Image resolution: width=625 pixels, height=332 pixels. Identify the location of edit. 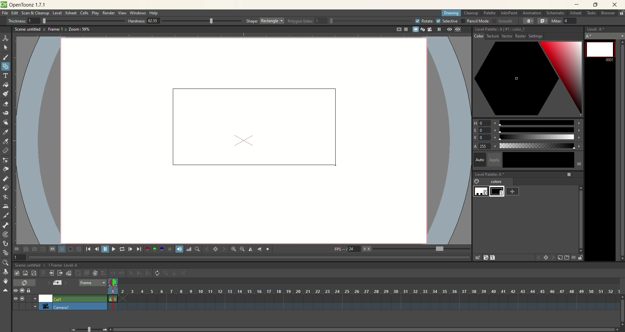
(15, 14).